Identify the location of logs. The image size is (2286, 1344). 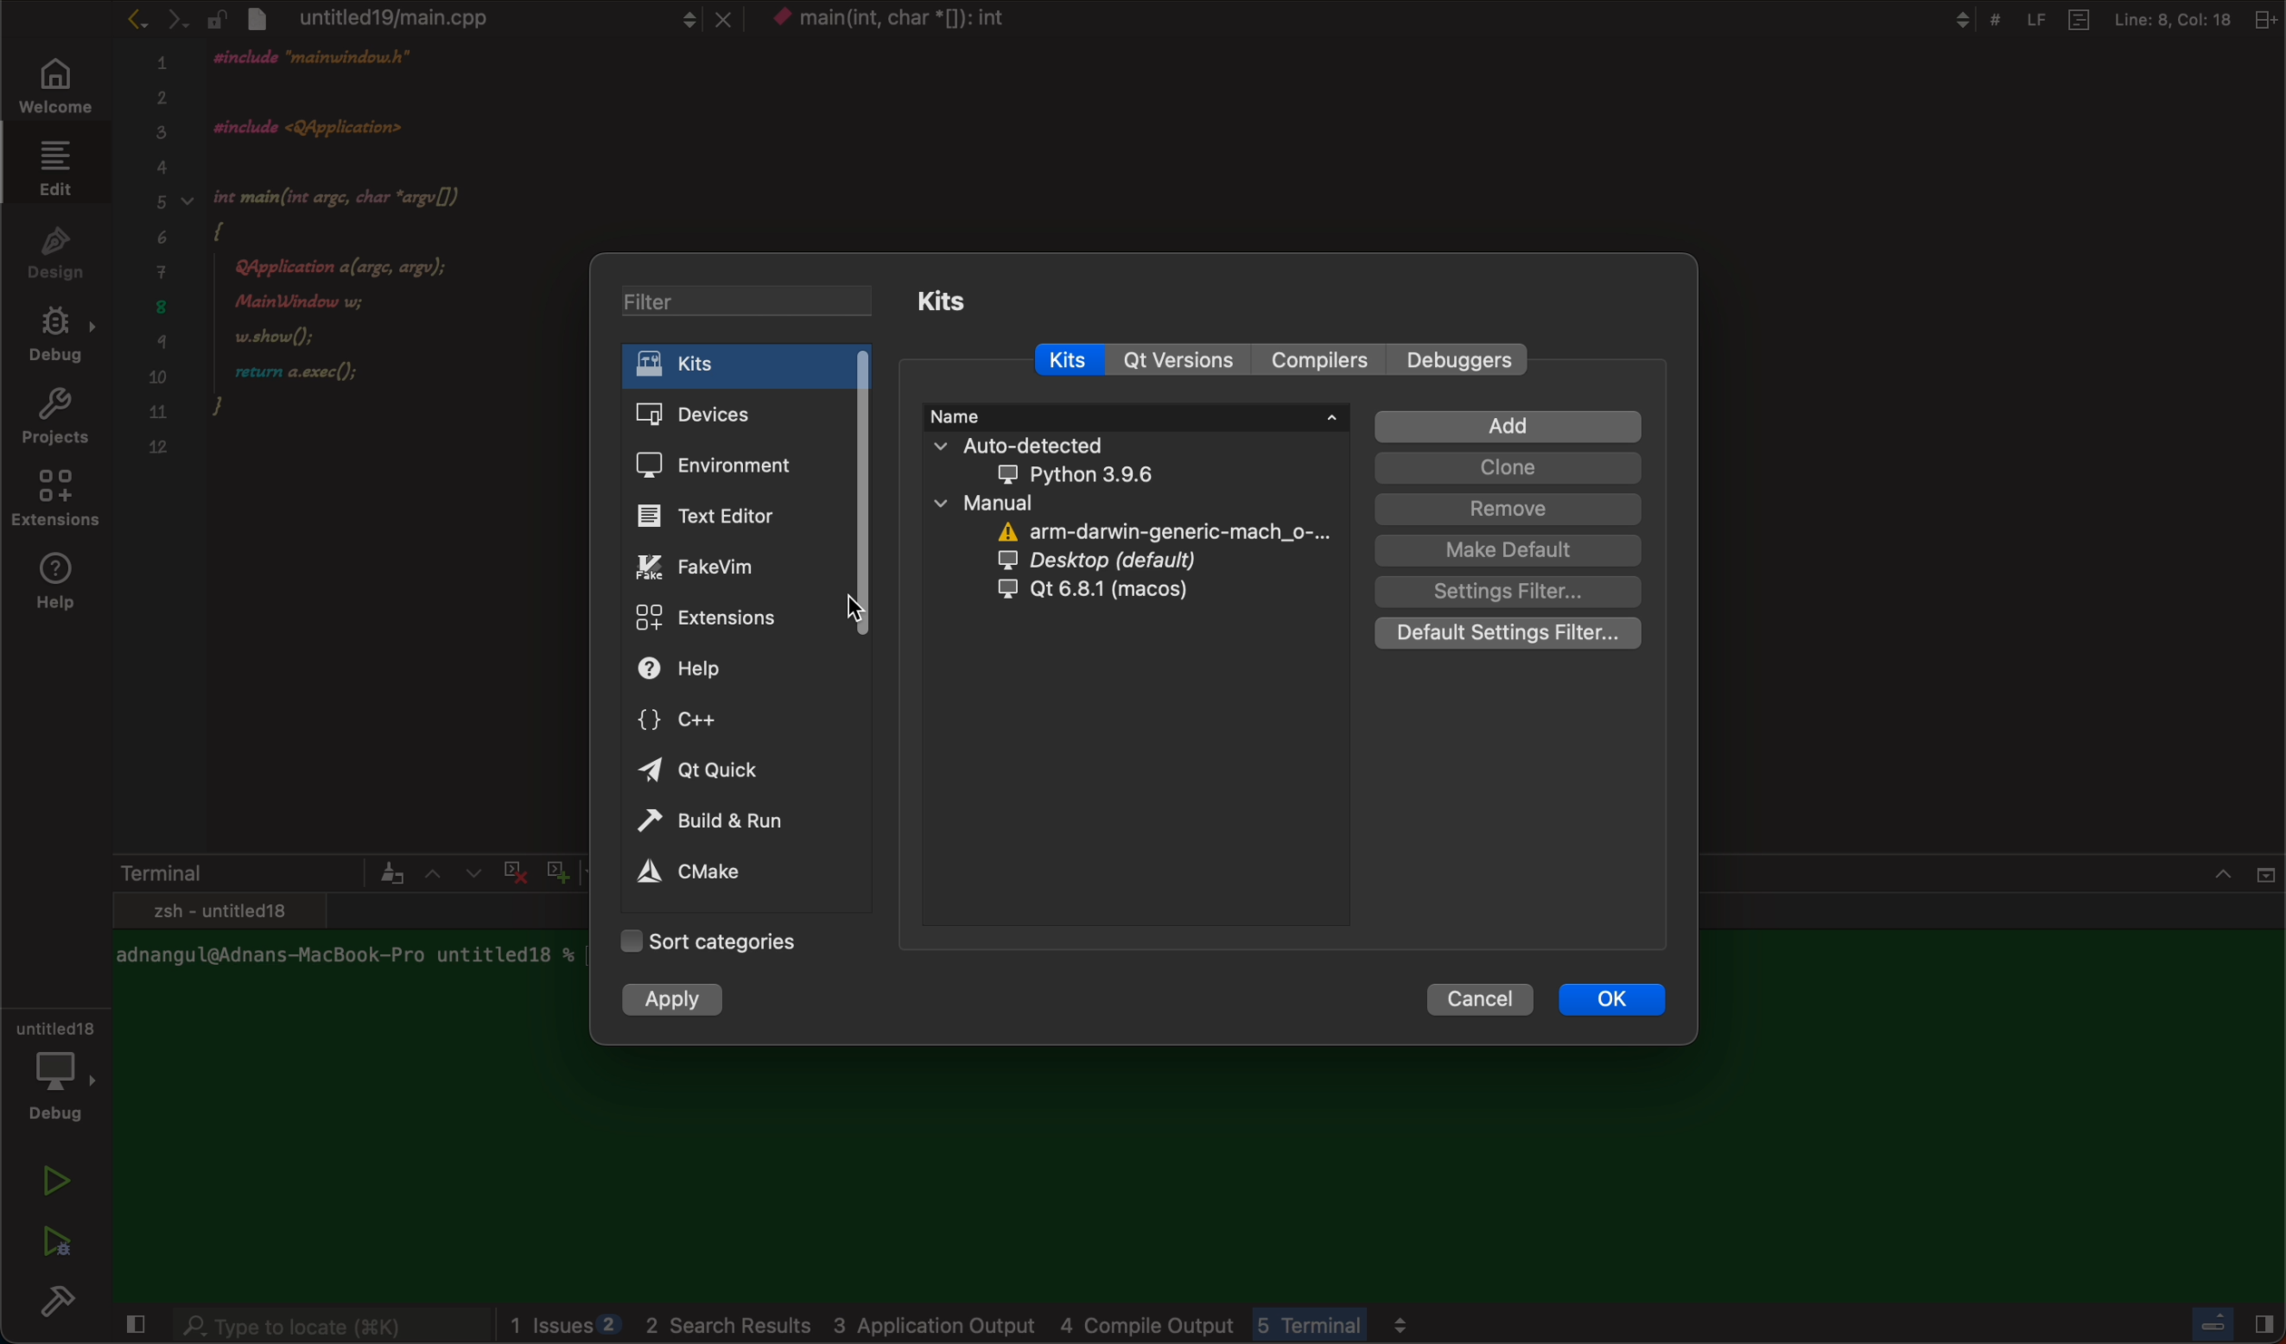
(1078, 1326).